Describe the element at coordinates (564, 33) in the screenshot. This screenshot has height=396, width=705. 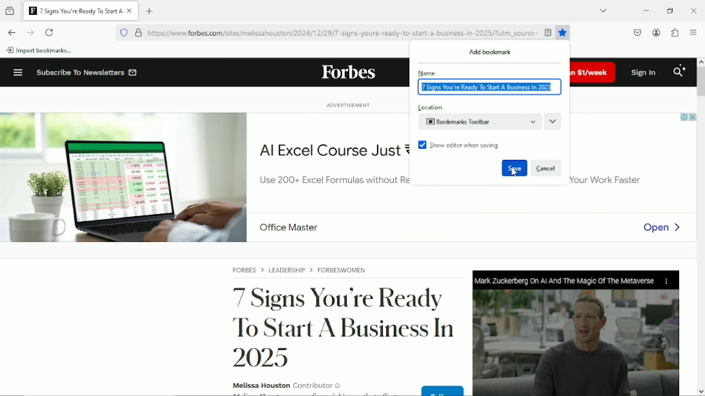
I see `Bookmark this page` at that location.